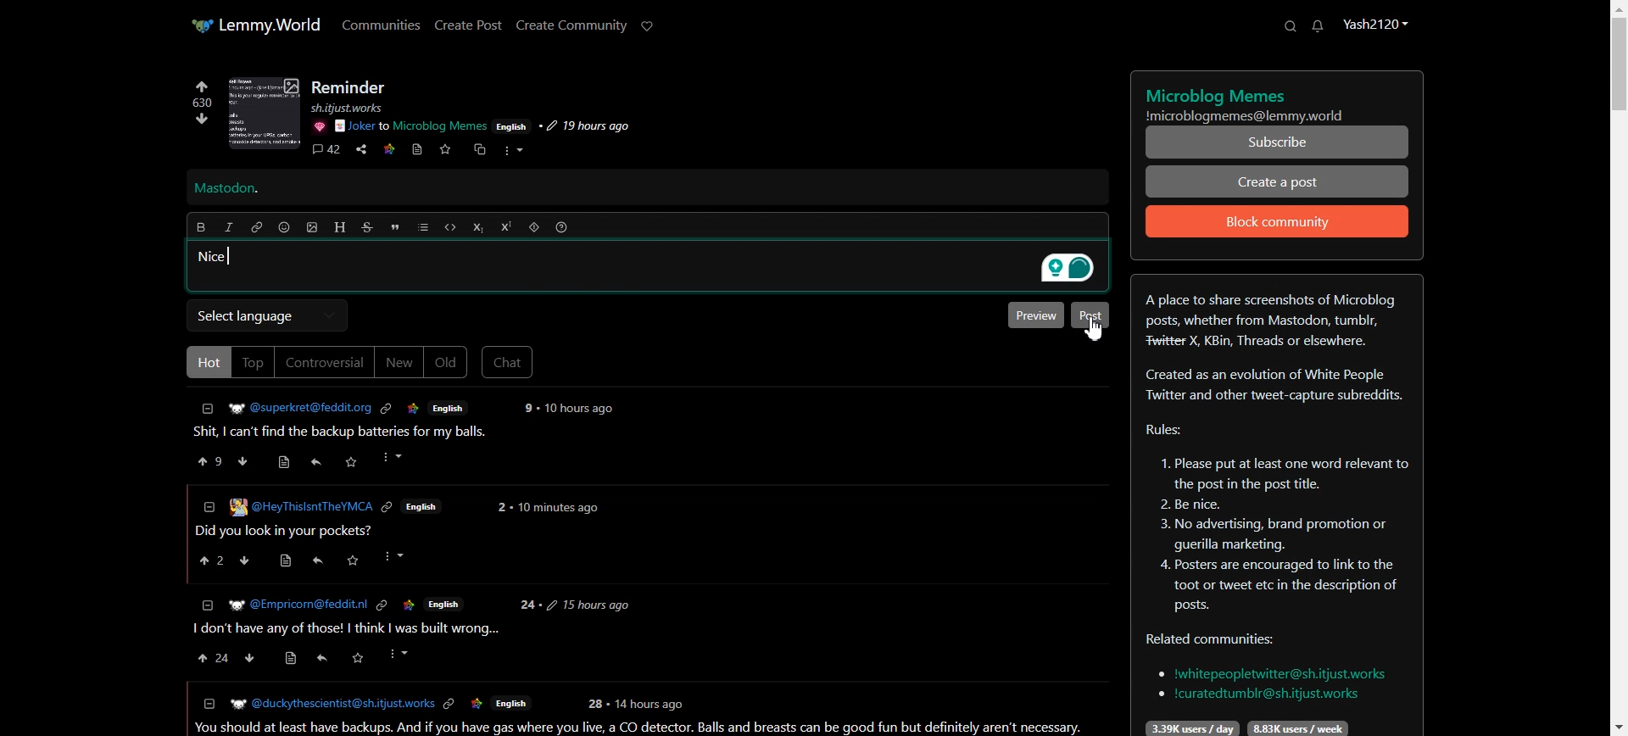 Image resolution: width=1628 pixels, height=736 pixels. I want to click on Hyperlink, so click(257, 227).